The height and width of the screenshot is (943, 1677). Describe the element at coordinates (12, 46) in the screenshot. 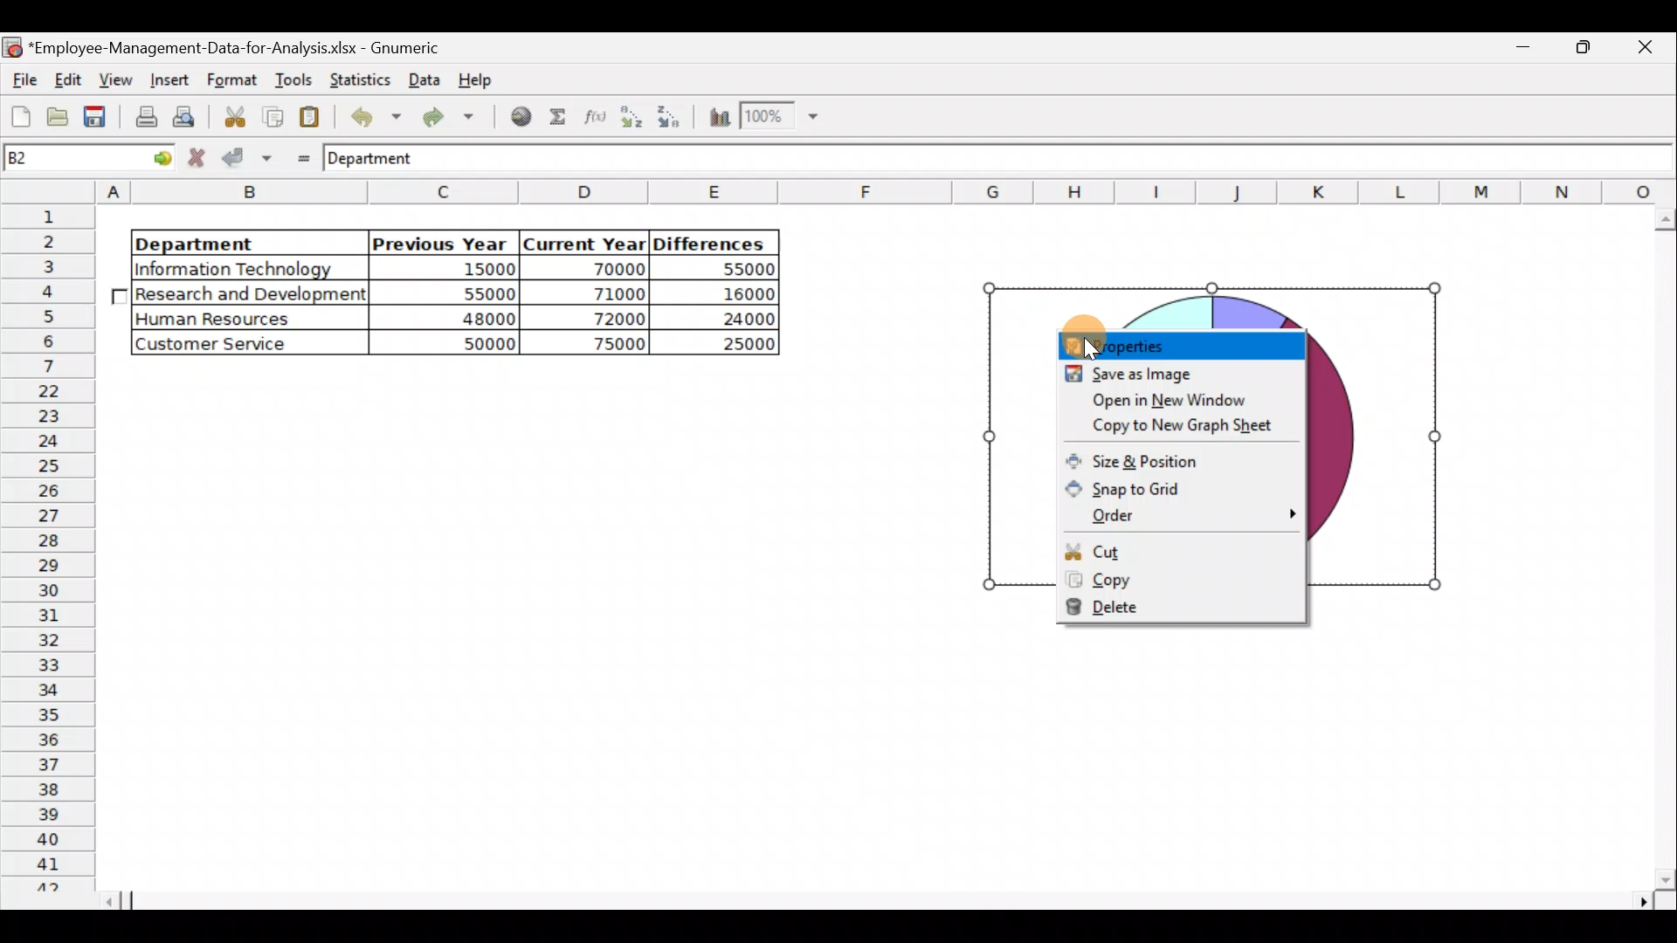

I see `Gnumeric logo` at that location.